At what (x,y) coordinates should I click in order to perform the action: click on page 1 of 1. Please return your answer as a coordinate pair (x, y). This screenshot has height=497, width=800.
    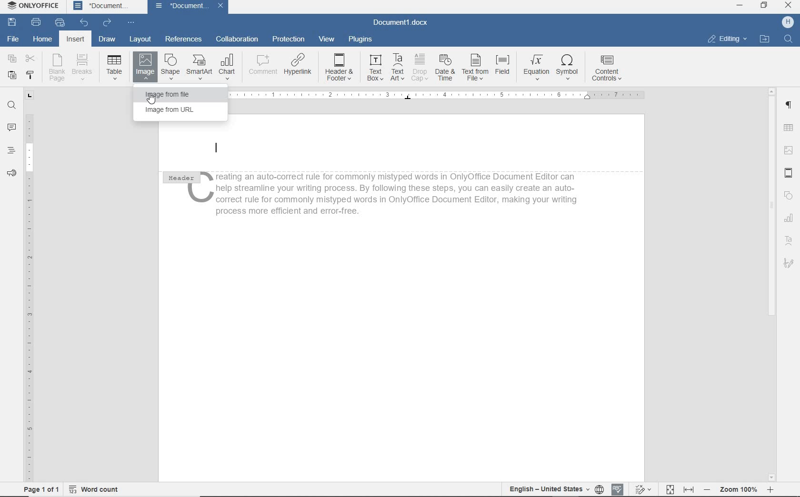
    Looking at the image, I should click on (41, 490).